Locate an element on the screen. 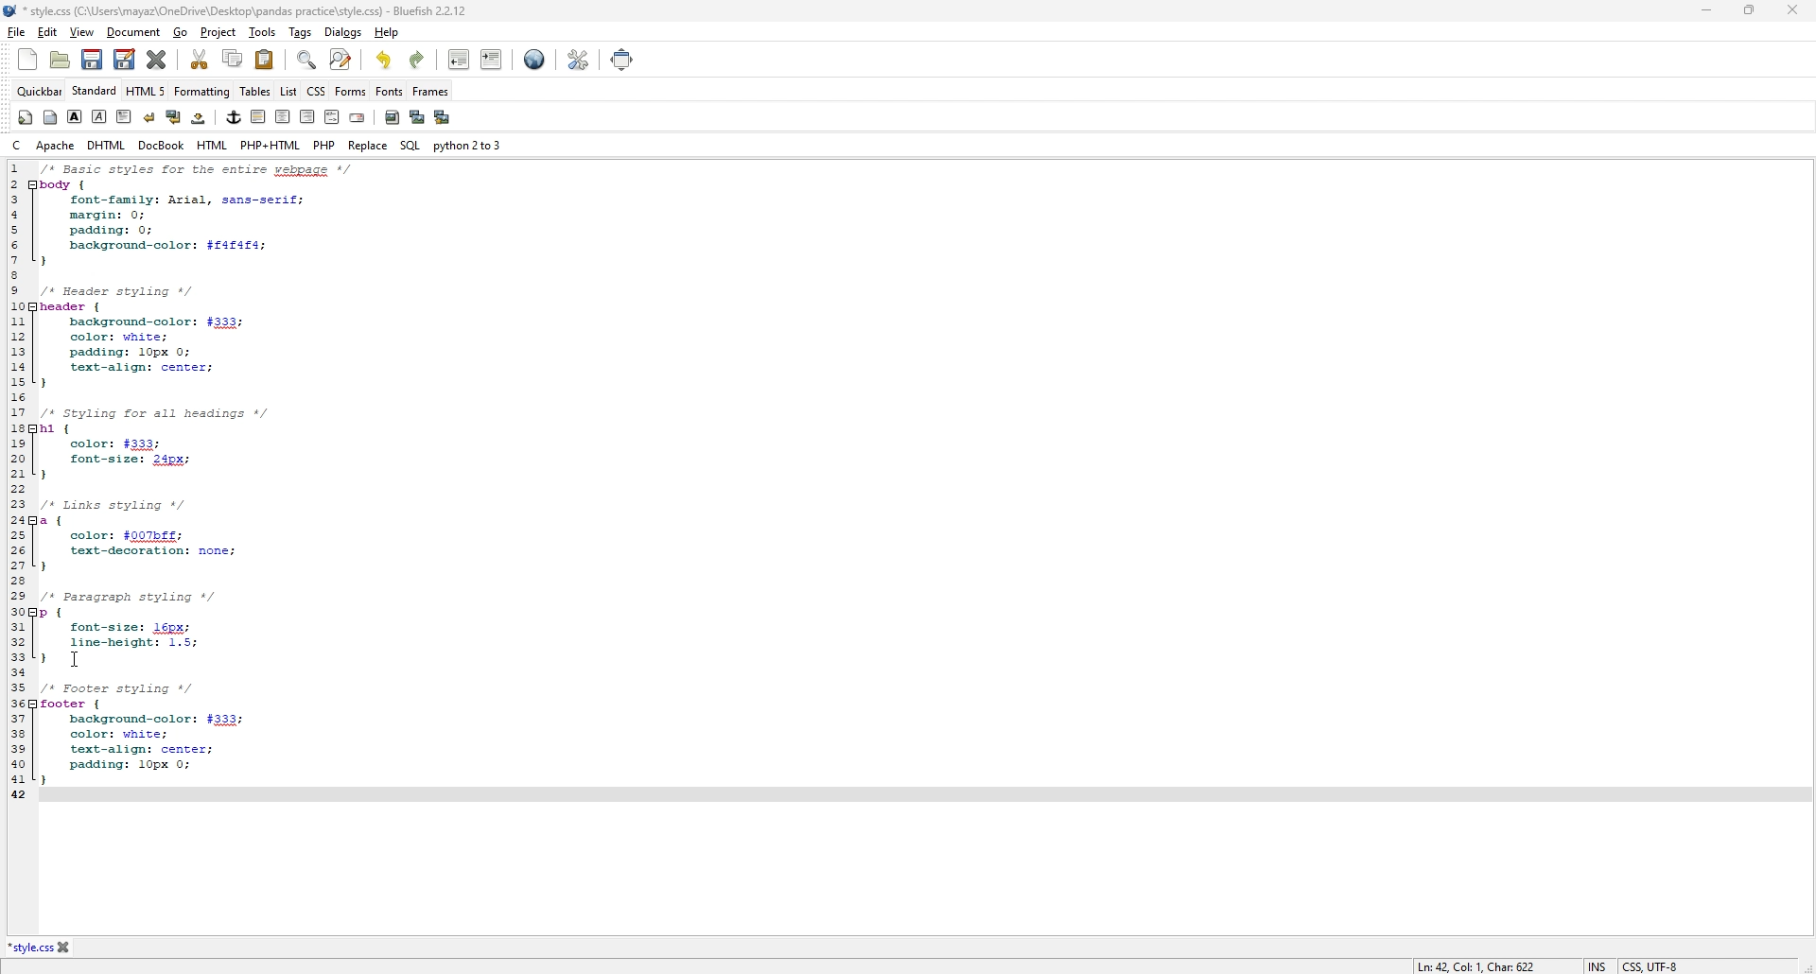 The width and height of the screenshot is (1816, 974). list is located at coordinates (288, 92).